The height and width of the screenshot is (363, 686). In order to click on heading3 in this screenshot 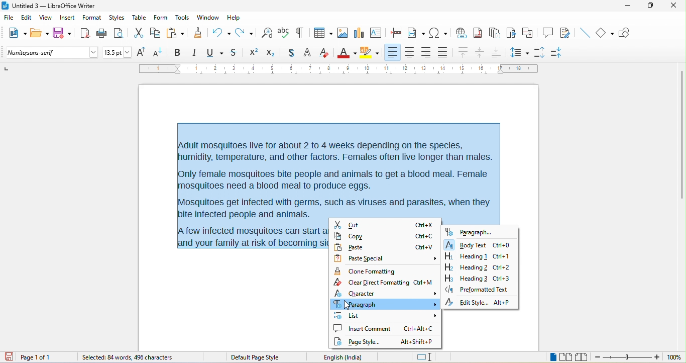, I will do `click(466, 278)`.